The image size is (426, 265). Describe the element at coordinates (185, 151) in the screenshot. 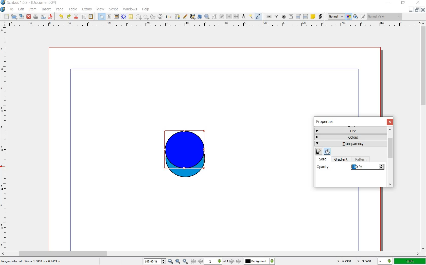

I see `shape selected` at that location.